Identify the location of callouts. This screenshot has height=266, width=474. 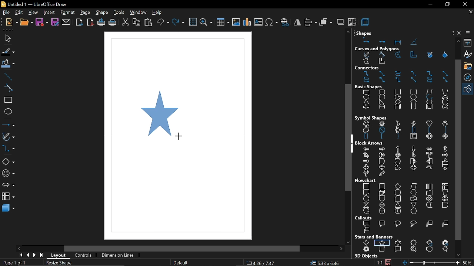
(364, 218).